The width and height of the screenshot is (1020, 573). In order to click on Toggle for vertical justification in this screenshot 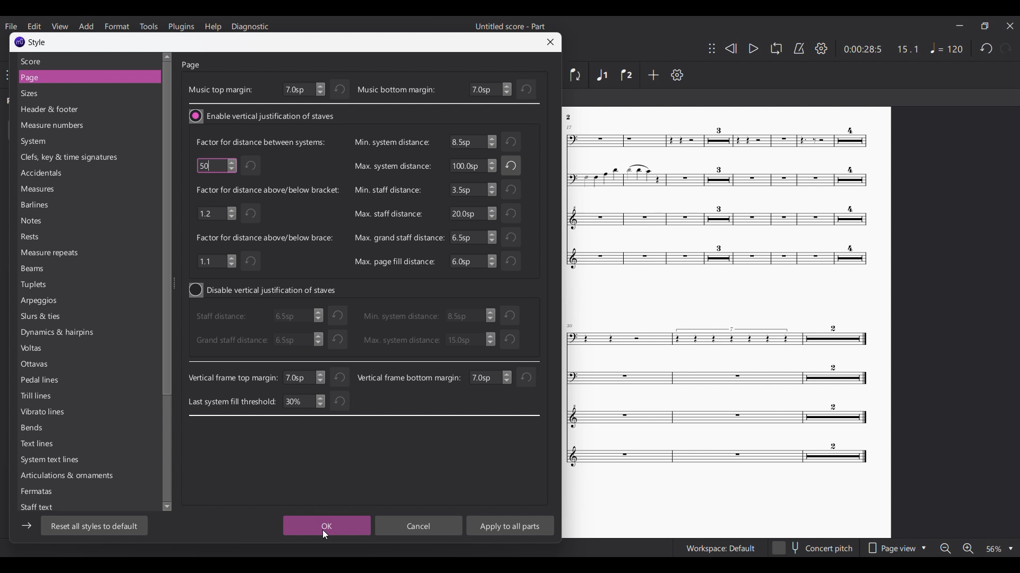, I will do `click(264, 290)`.